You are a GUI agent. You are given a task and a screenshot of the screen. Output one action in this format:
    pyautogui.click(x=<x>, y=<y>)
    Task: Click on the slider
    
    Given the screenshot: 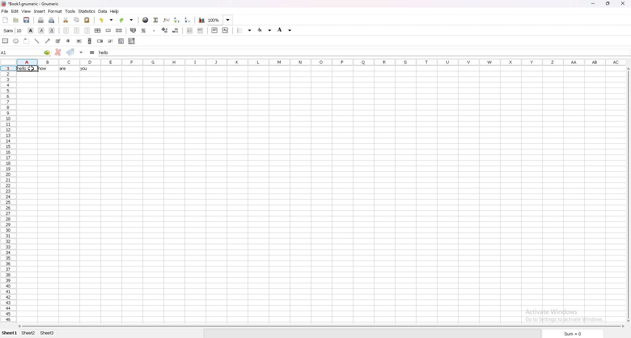 What is the action you would take?
    pyautogui.click(x=111, y=41)
    